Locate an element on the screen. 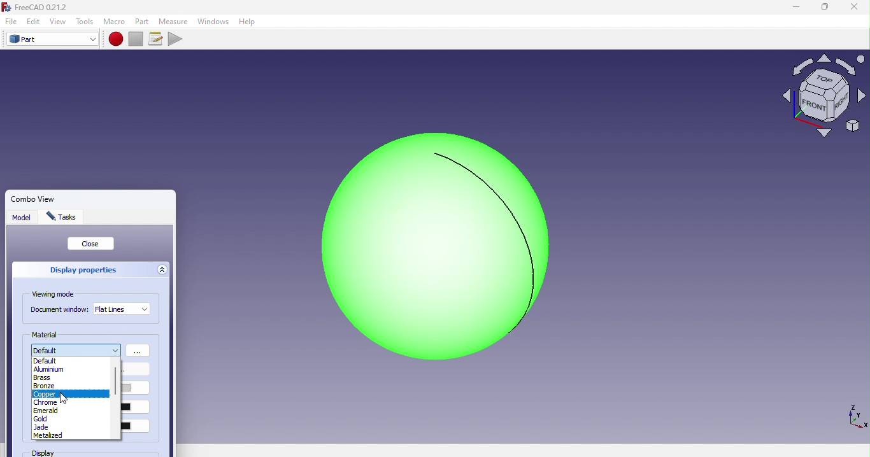 The image size is (870, 457). Macro recording is located at coordinates (117, 39).